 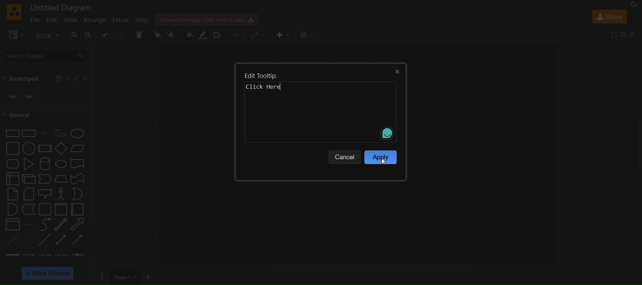 What do you see at coordinates (15, 34) in the screenshot?
I see `view` at bounding box center [15, 34].